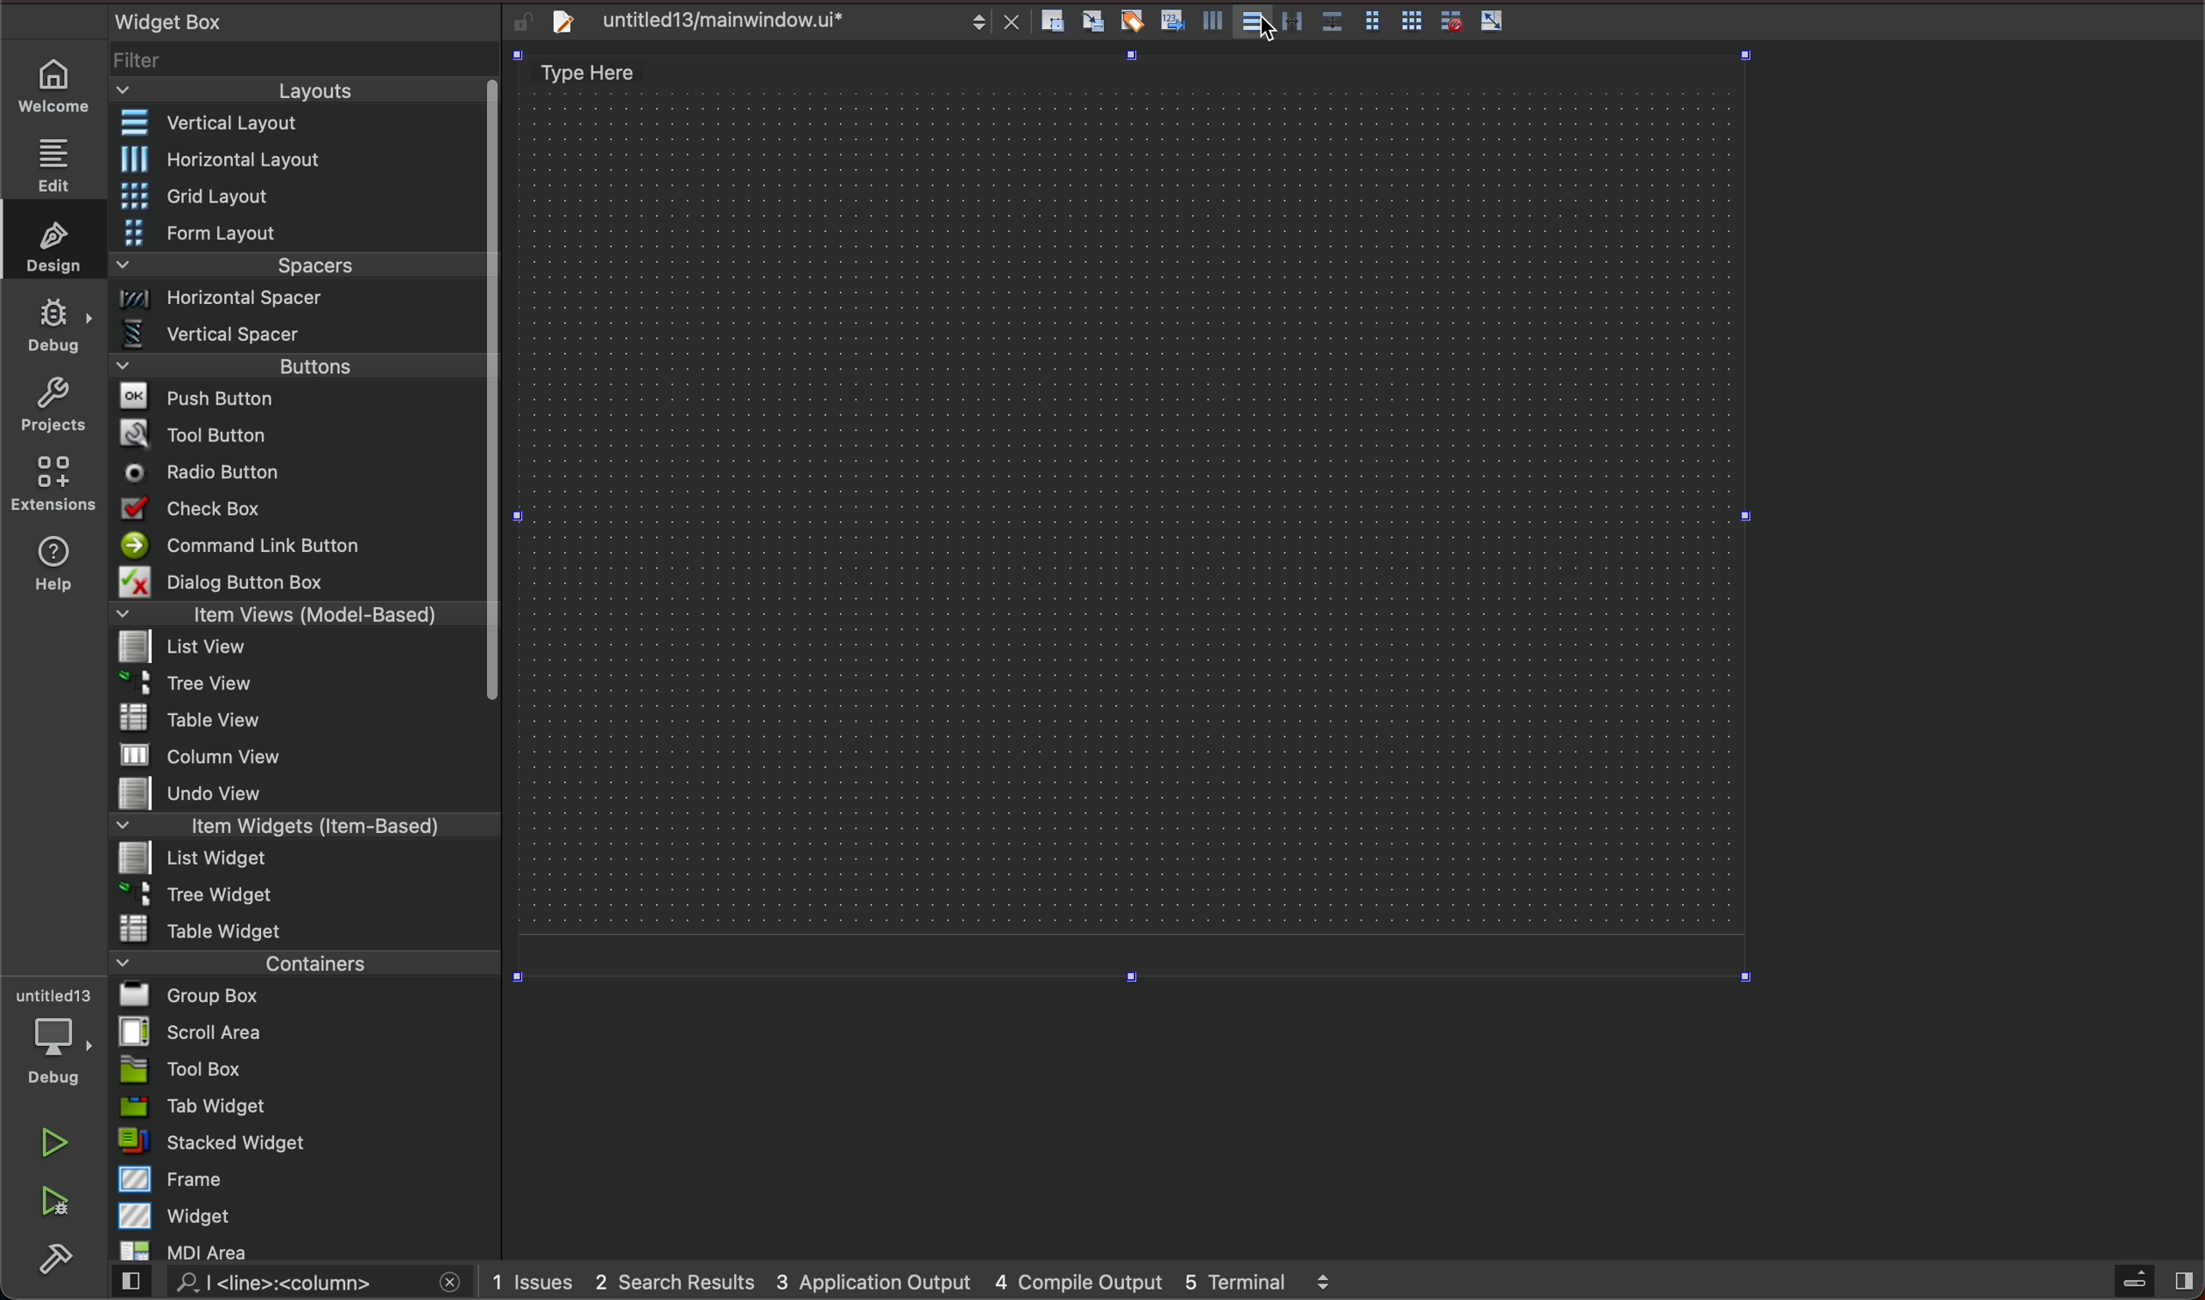  What do you see at coordinates (297, 266) in the screenshot?
I see `spacers` at bounding box center [297, 266].